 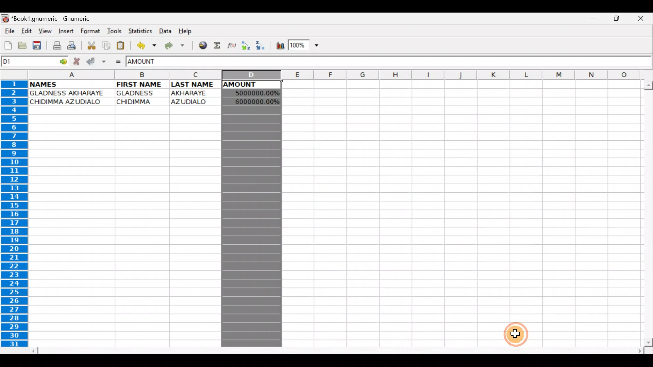 What do you see at coordinates (341, 75) in the screenshot?
I see `Columns` at bounding box center [341, 75].